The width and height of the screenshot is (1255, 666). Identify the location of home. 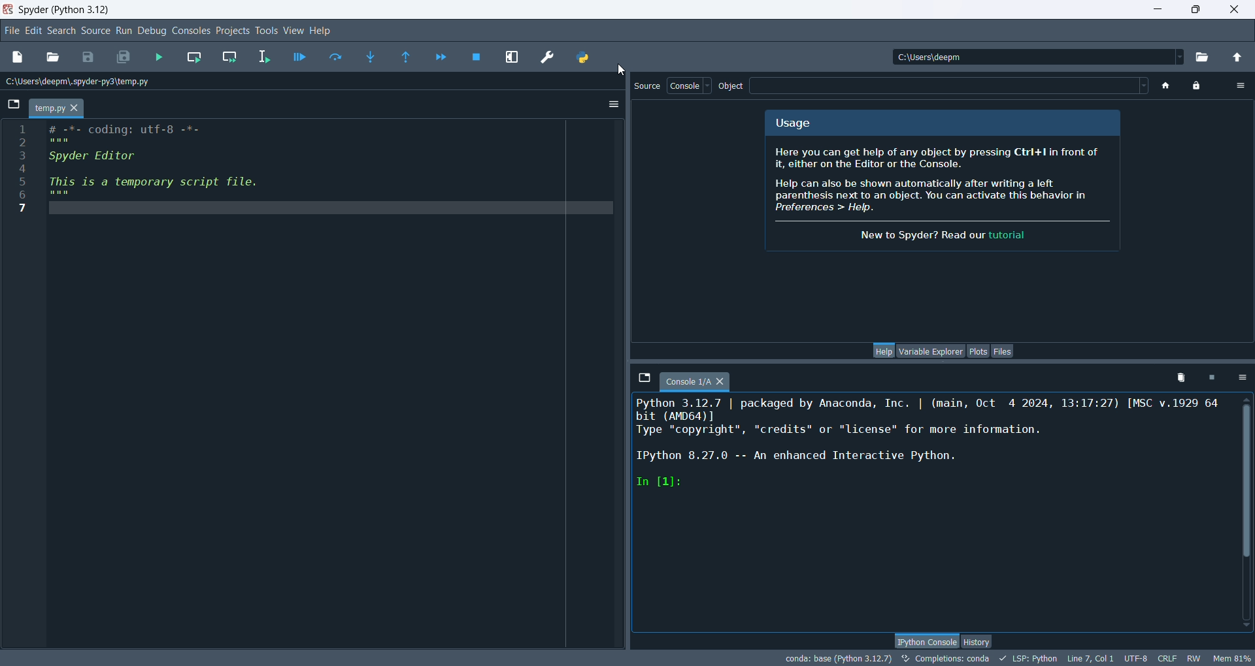
(1166, 87).